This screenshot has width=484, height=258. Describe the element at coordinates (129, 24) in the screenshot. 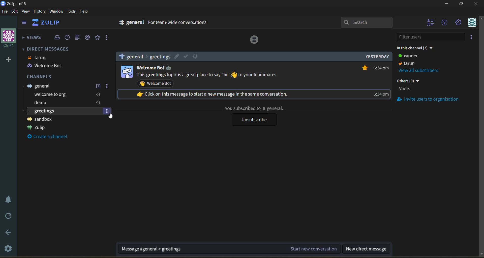

I see `go to channel settings` at that location.